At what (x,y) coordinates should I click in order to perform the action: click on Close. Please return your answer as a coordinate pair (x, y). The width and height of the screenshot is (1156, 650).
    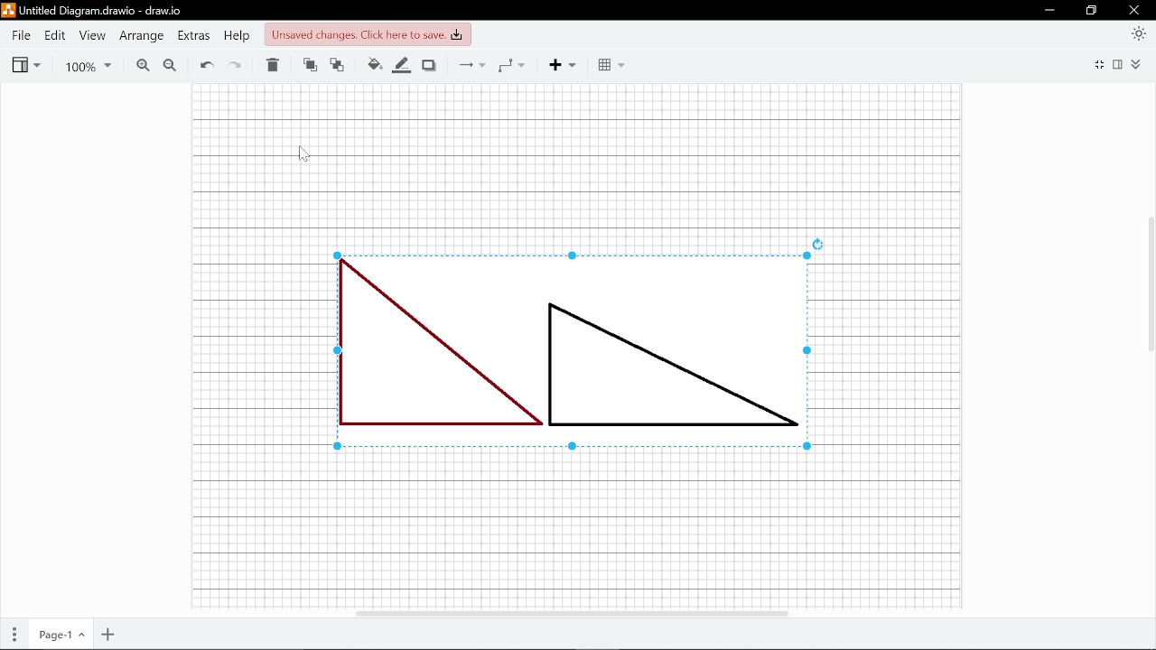
    Looking at the image, I should click on (1133, 10).